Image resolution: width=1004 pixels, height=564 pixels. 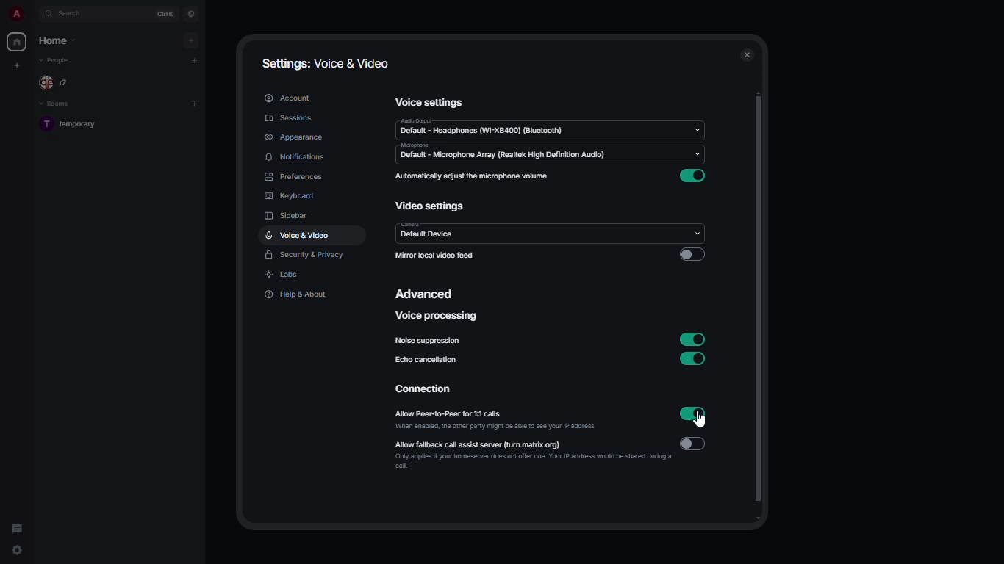 What do you see at coordinates (704, 422) in the screenshot?
I see `cursor` at bounding box center [704, 422].